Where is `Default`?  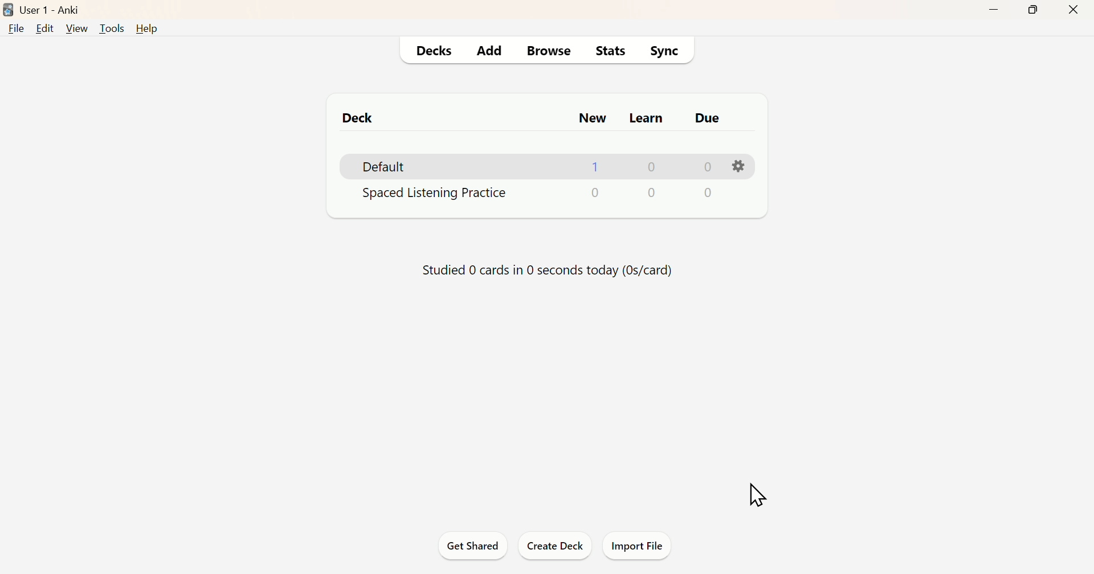
Default is located at coordinates (385, 166).